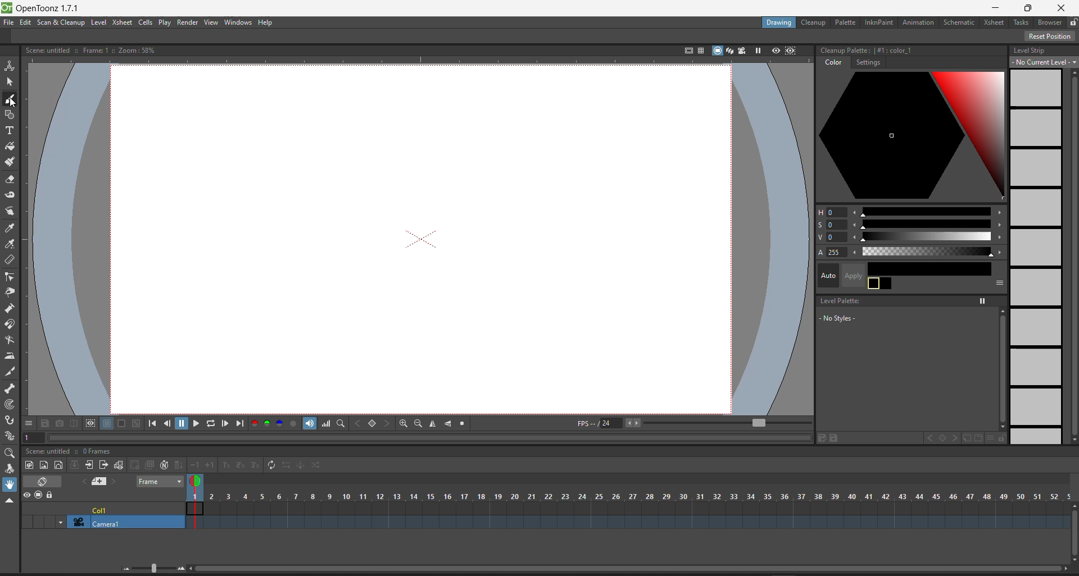 The height and width of the screenshot is (576, 1079). I want to click on open sub x-sheet, so click(89, 465).